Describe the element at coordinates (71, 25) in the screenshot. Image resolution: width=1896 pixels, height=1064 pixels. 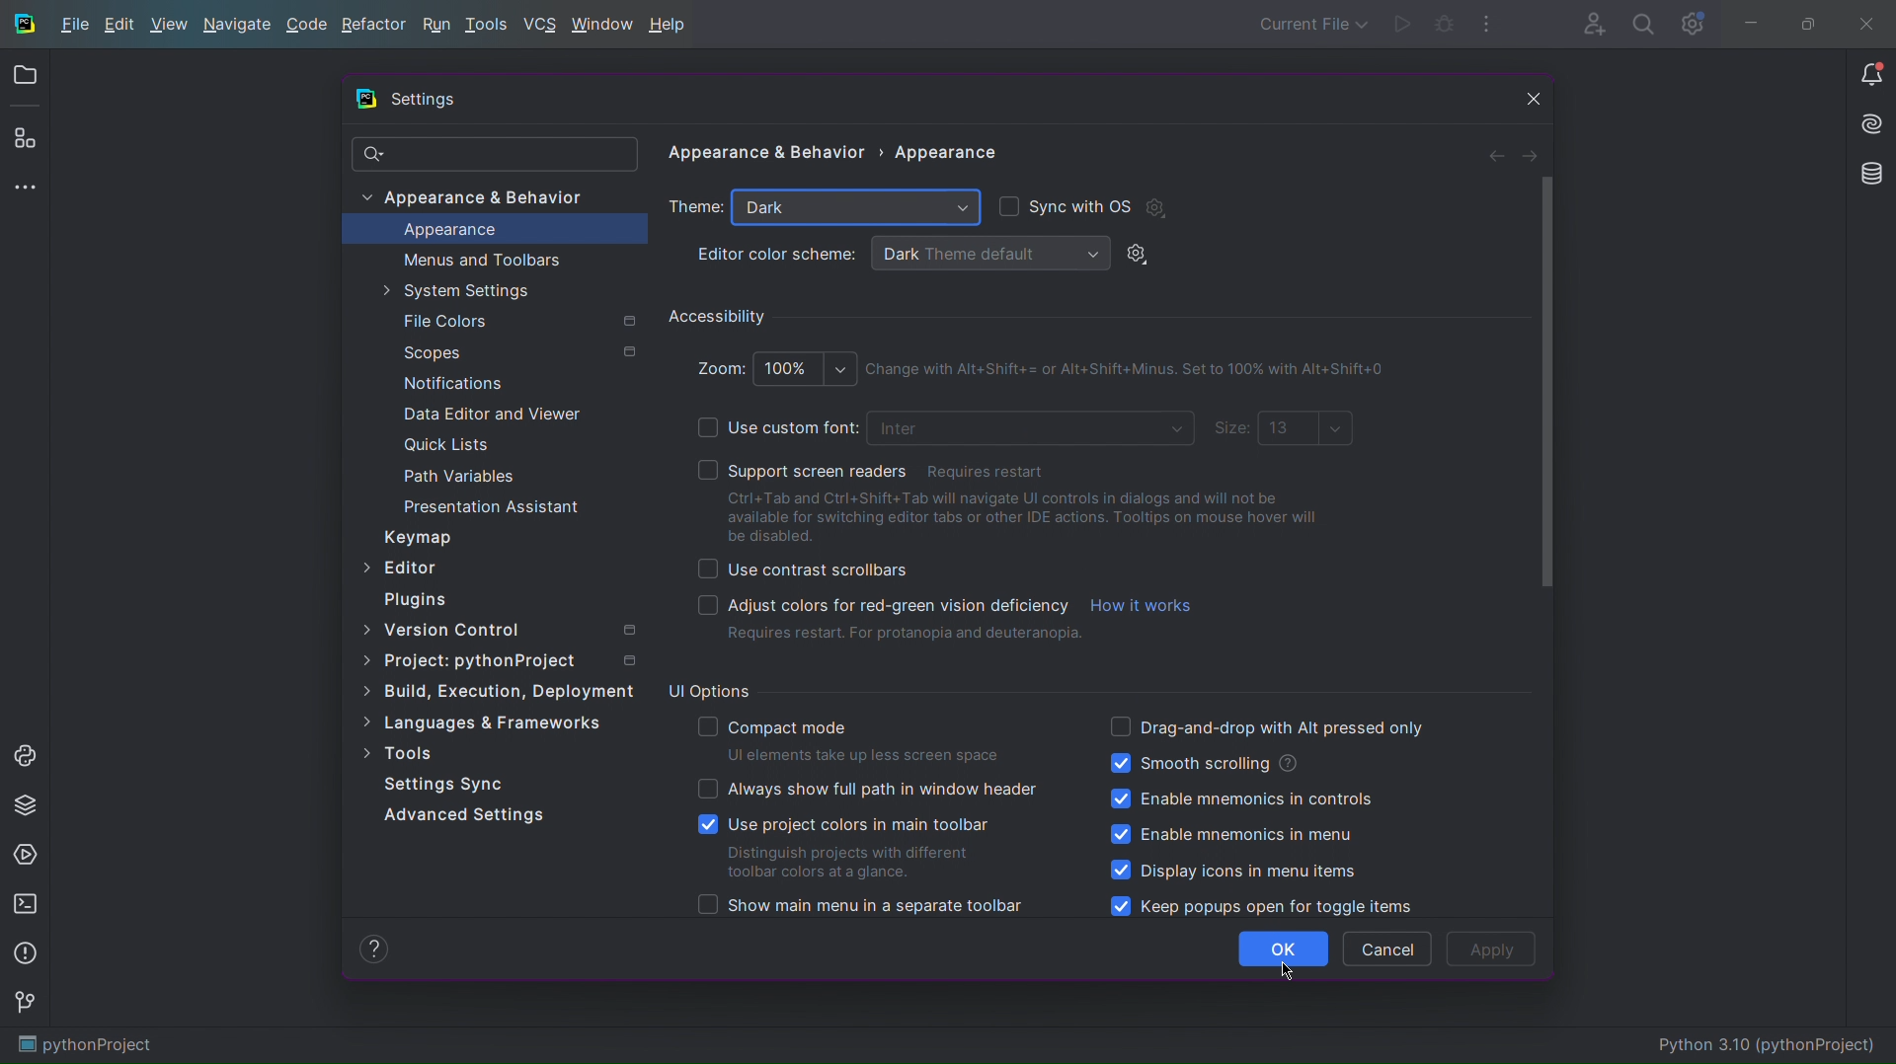
I see `File` at that location.